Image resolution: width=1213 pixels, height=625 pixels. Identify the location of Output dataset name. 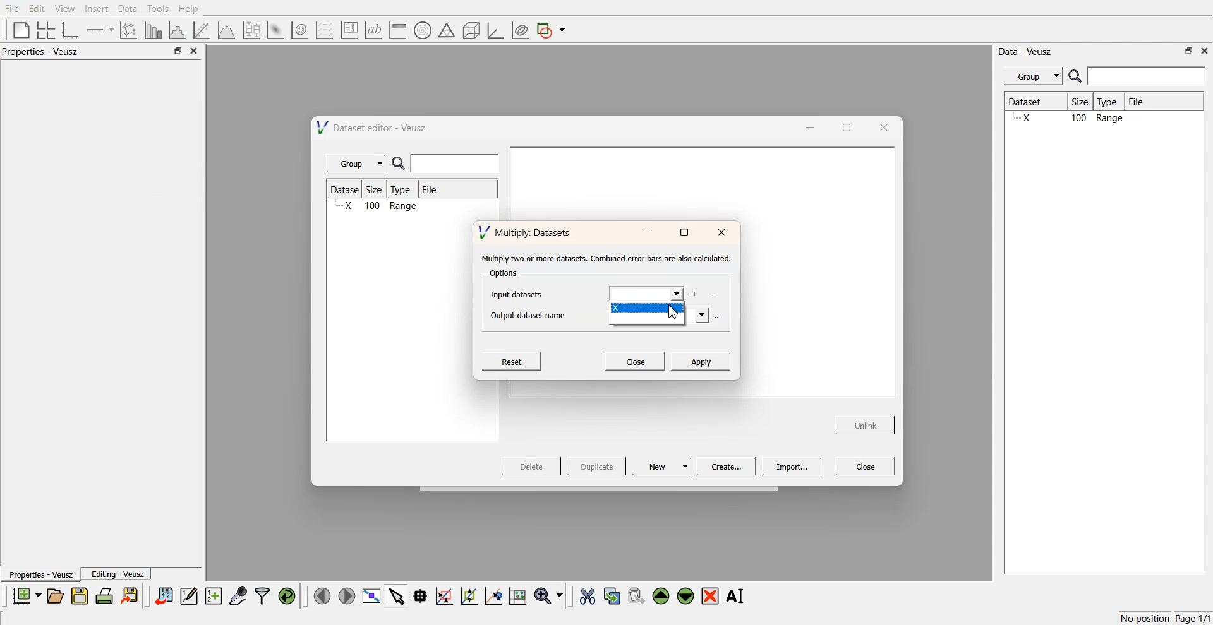
(533, 315).